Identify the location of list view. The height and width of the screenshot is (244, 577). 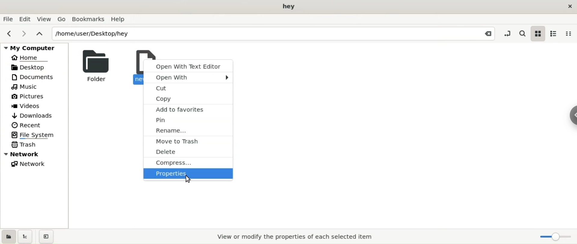
(553, 33).